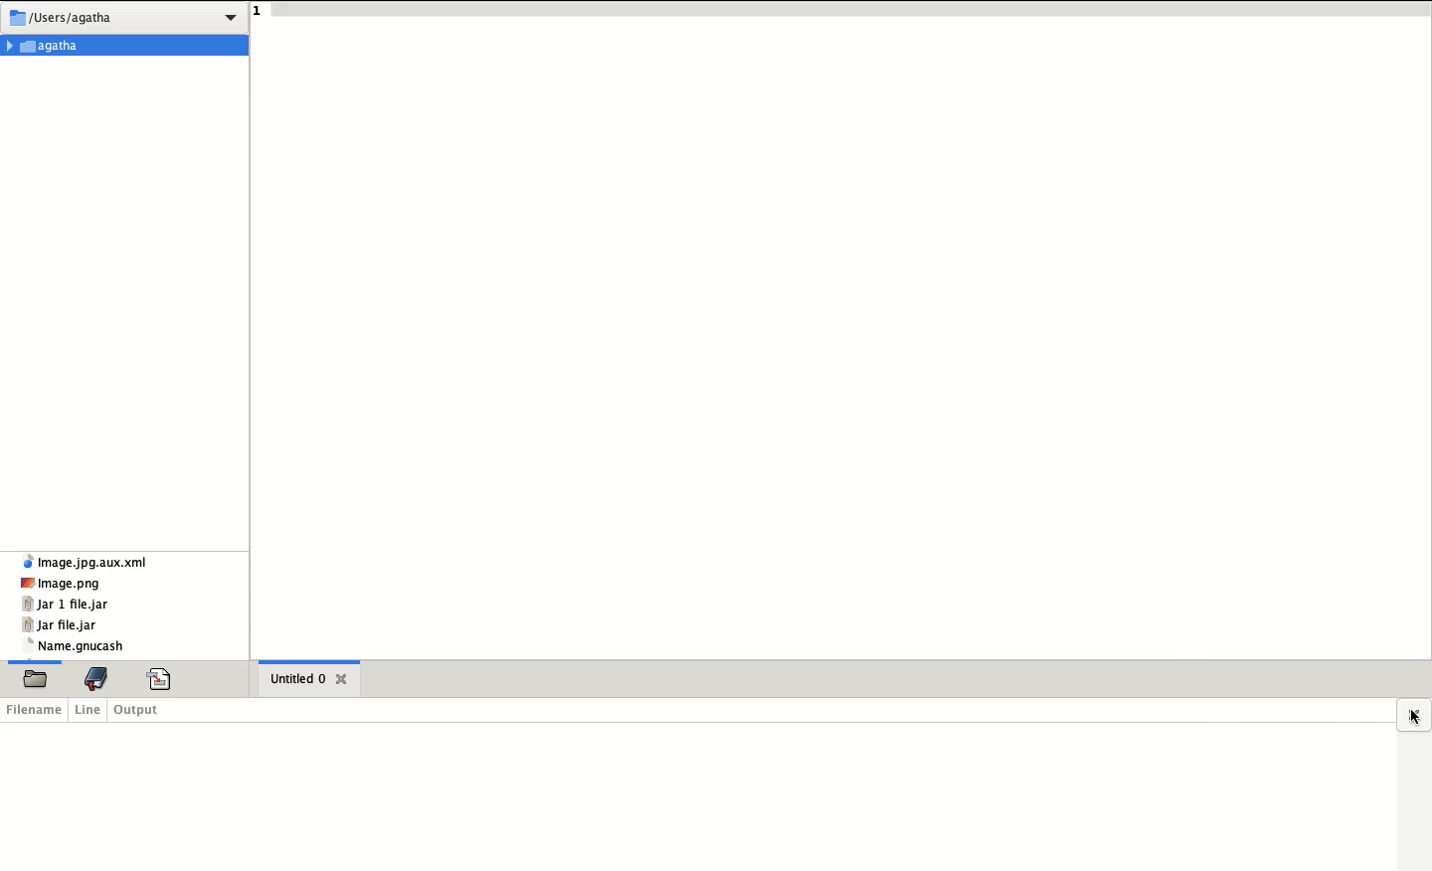 The height and width of the screenshot is (871, 1432). What do you see at coordinates (136, 710) in the screenshot?
I see `output` at bounding box center [136, 710].